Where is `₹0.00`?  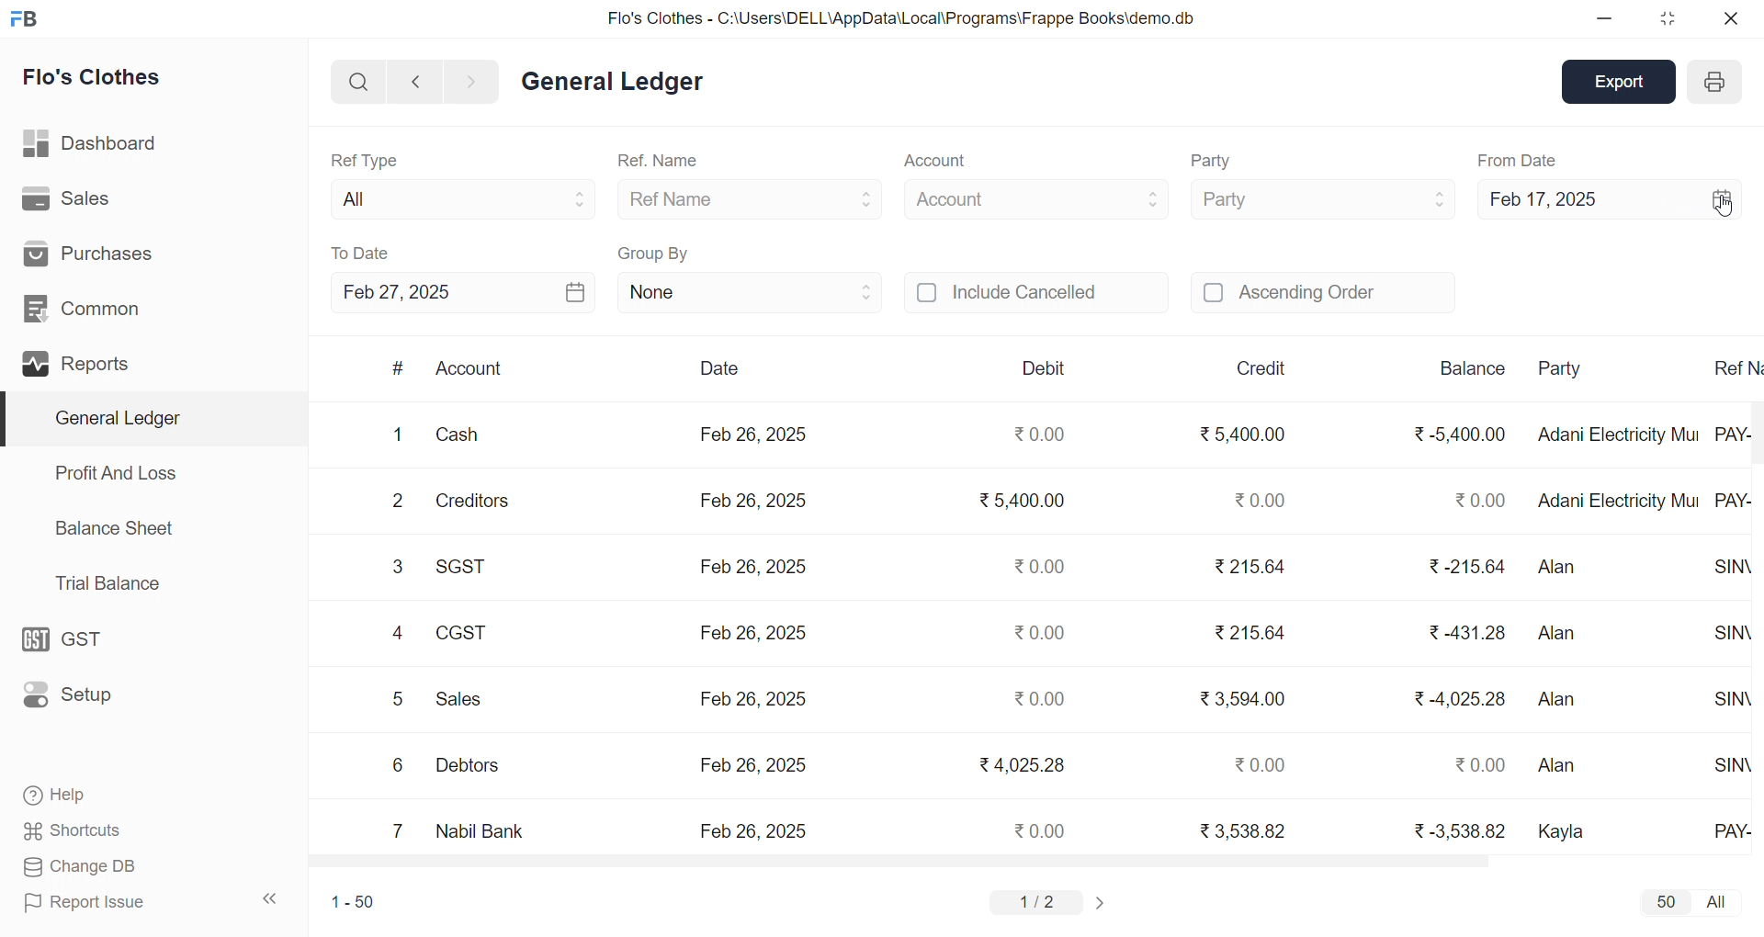
₹0.00 is located at coordinates (1037, 634).